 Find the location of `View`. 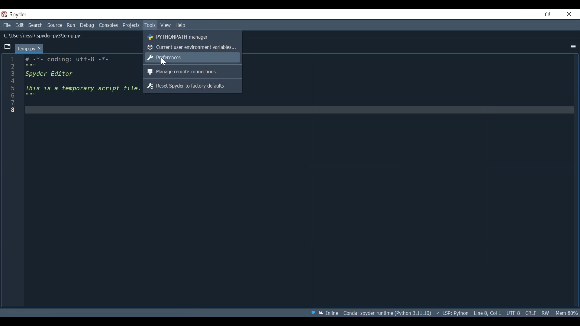

View is located at coordinates (166, 25).